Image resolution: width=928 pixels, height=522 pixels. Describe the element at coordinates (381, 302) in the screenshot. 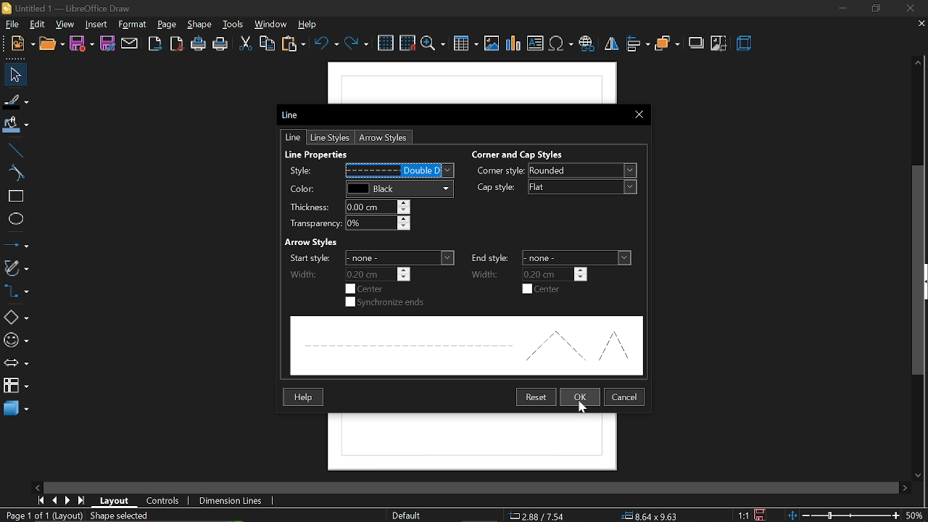

I see `synchronize ends` at that location.